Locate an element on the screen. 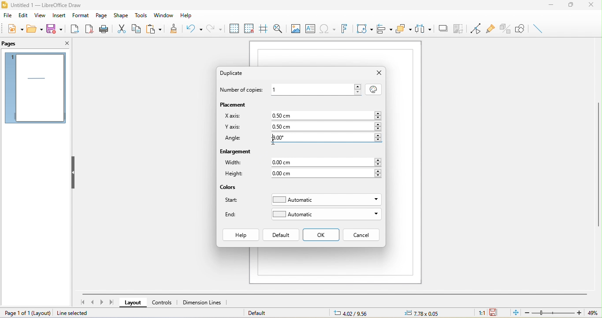 The image size is (602, 318). transformation is located at coordinates (364, 29).